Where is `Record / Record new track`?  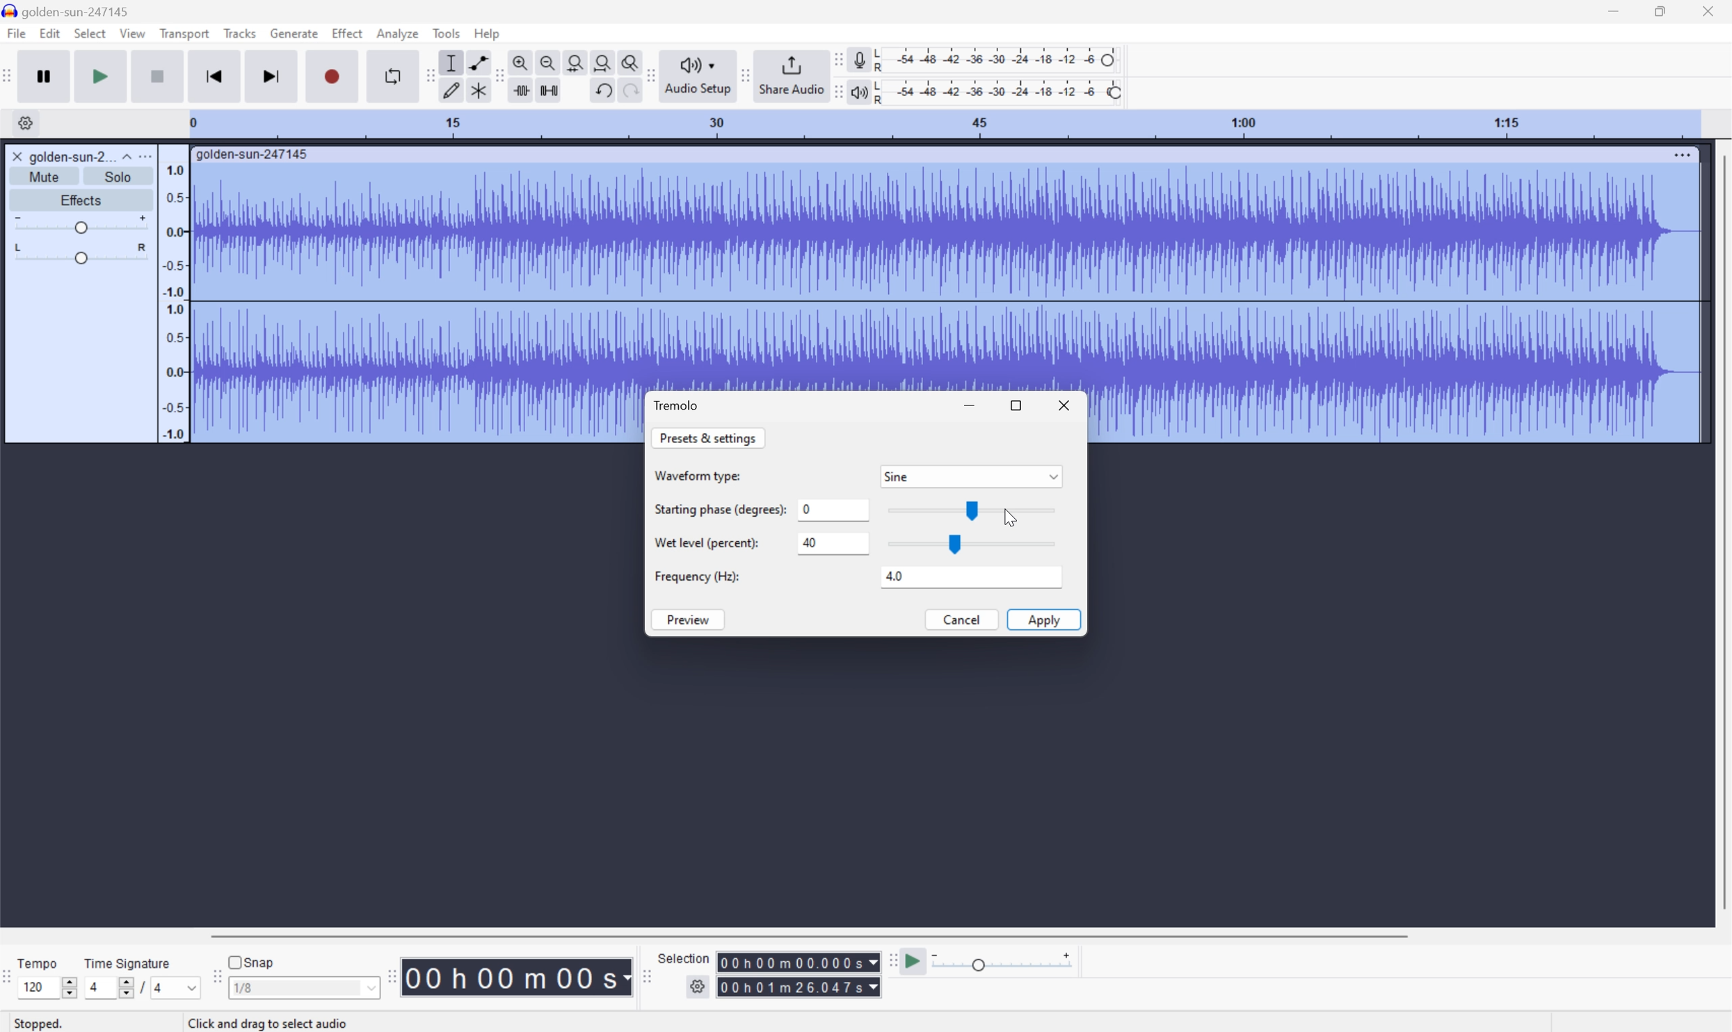 Record / Record new track is located at coordinates (331, 76).